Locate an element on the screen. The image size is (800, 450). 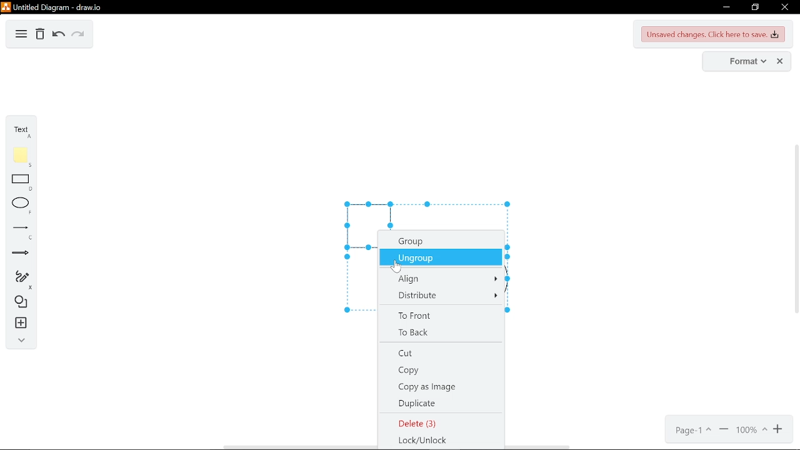
ungroup is located at coordinates (444, 257).